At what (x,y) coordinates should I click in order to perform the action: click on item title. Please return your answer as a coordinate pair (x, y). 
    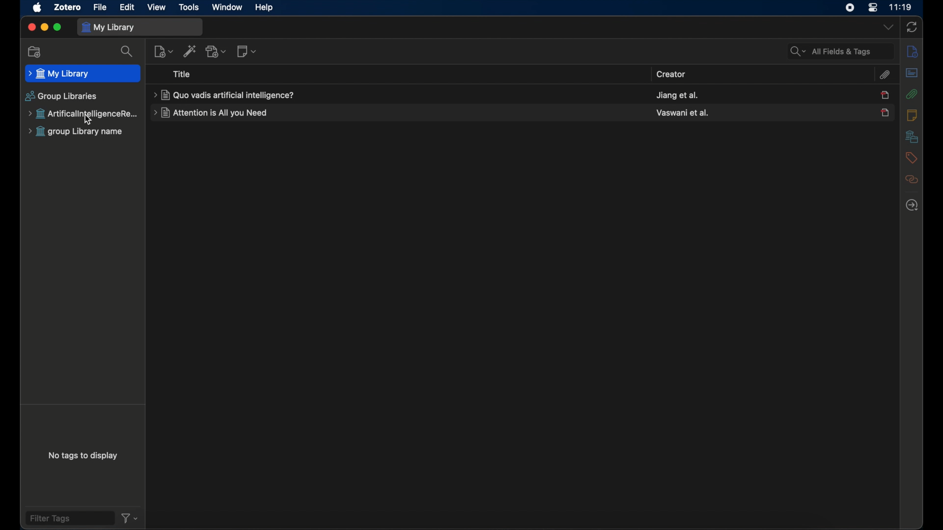
    Looking at the image, I should click on (224, 95).